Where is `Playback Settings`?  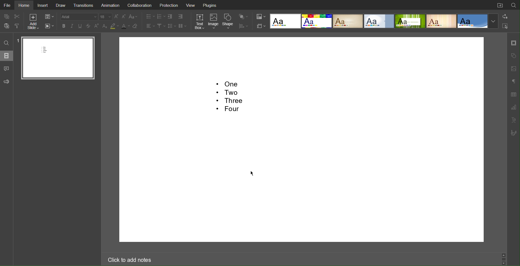 Playback Settings is located at coordinates (49, 27).